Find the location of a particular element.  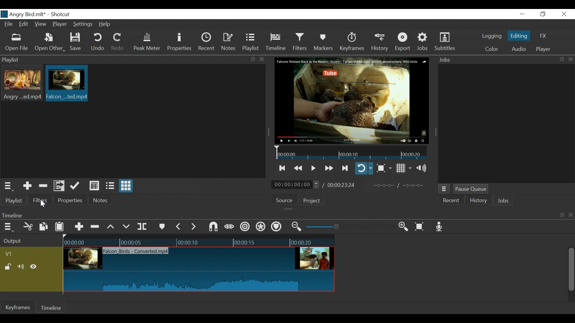

Zoom slider is located at coordinates (351, 227).